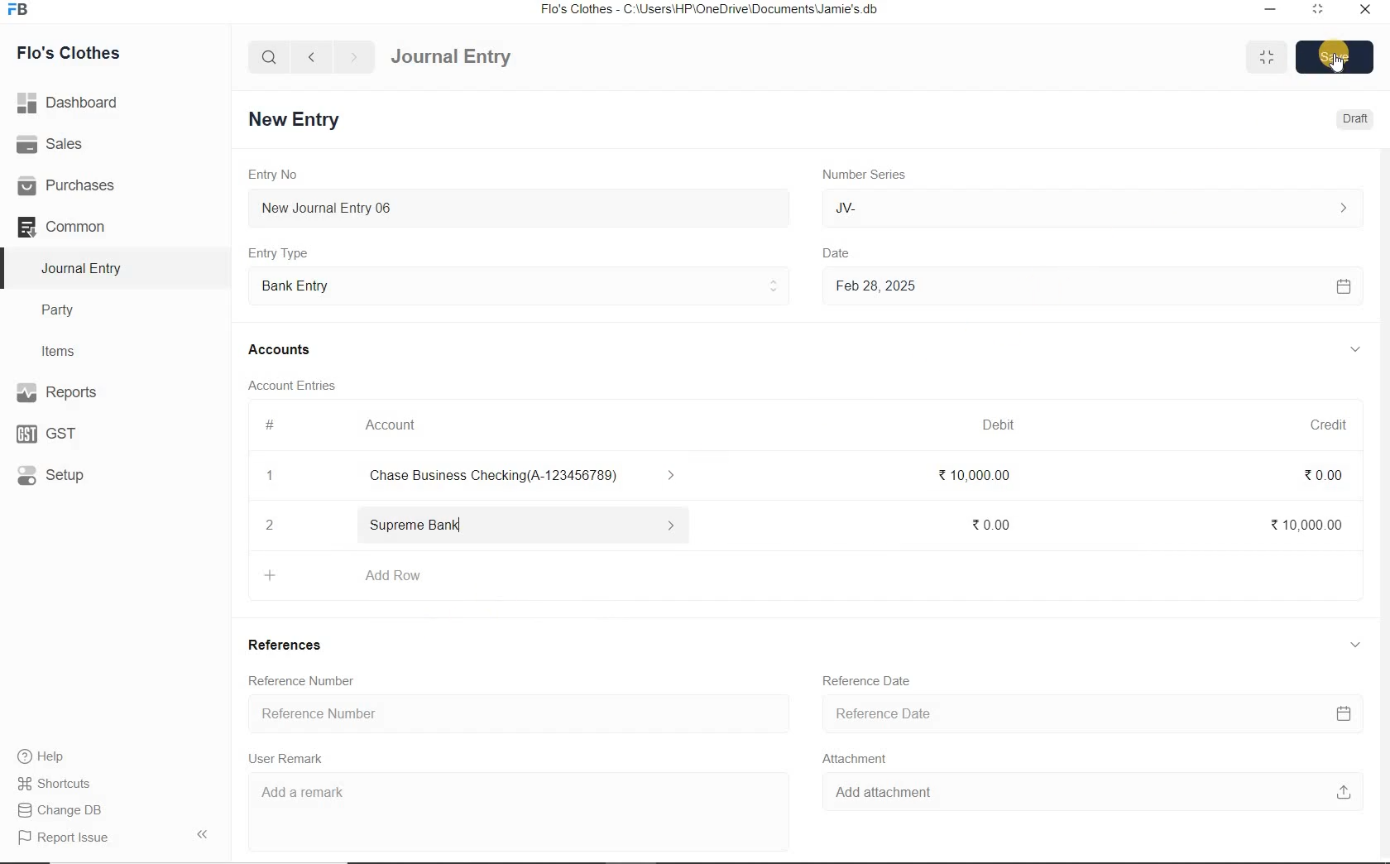 This screenshot has height=864, width=1390. I want to click on 1, so click(271, 478).